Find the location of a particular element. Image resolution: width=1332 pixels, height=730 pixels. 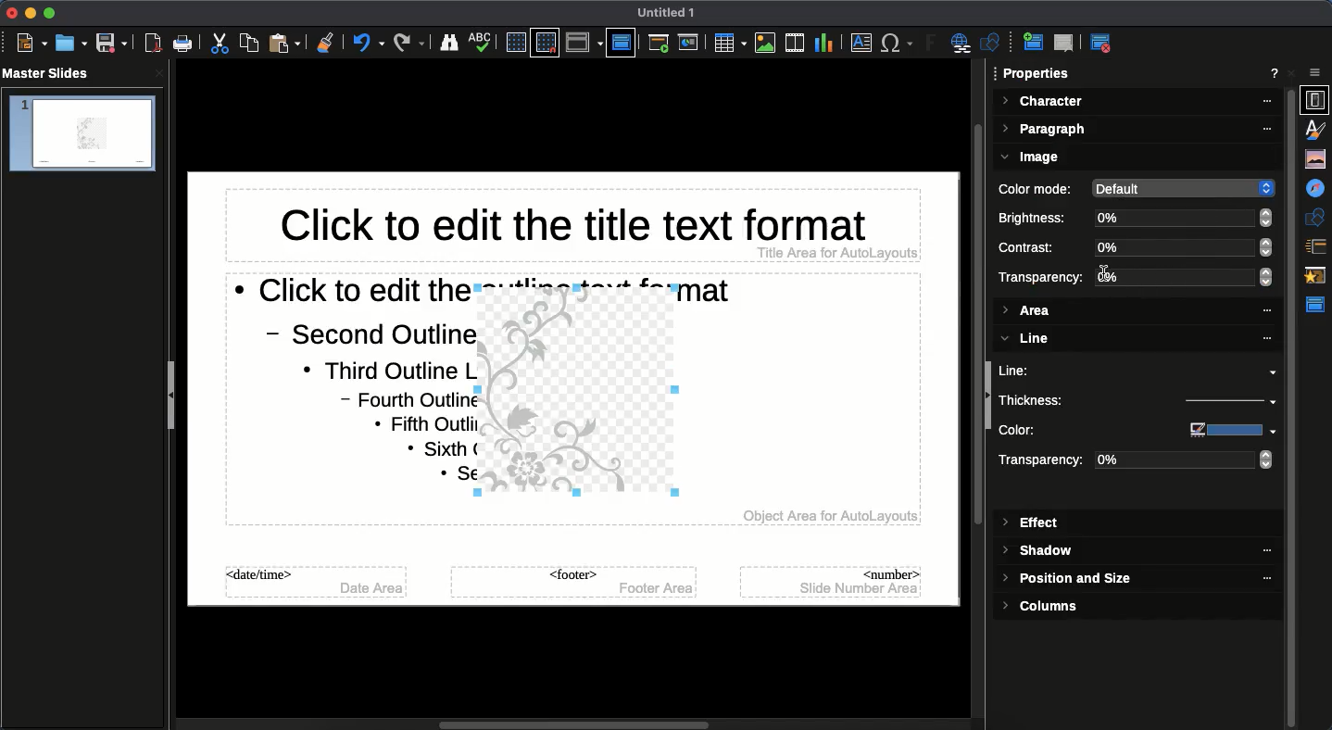

Line is located at coordinates (1135, 339).